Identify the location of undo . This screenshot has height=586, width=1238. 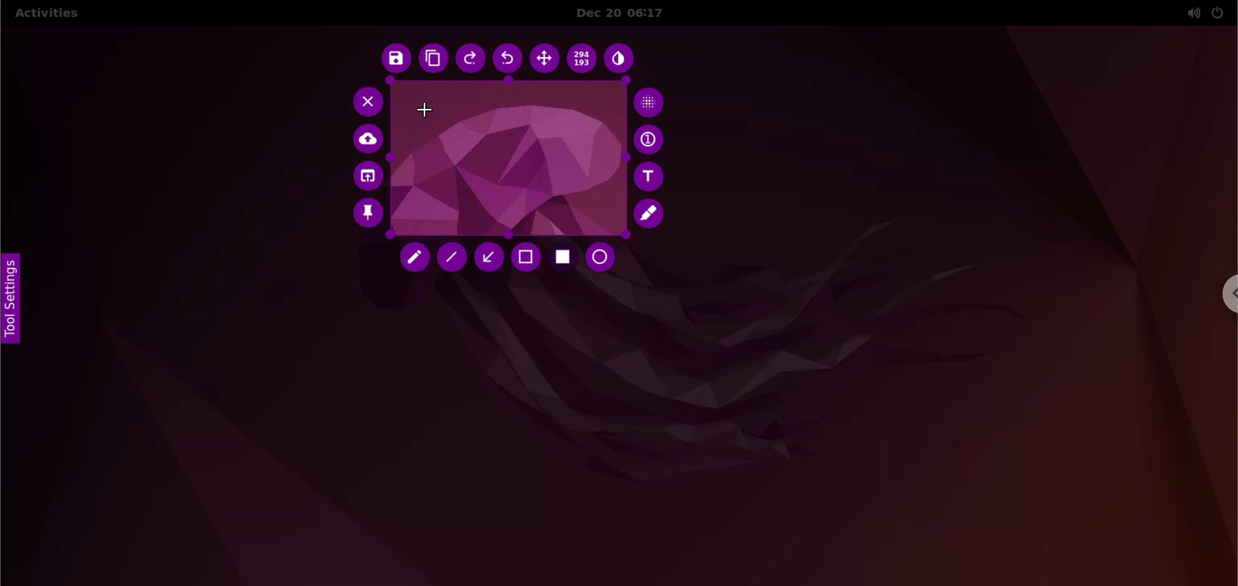
(509, 59).